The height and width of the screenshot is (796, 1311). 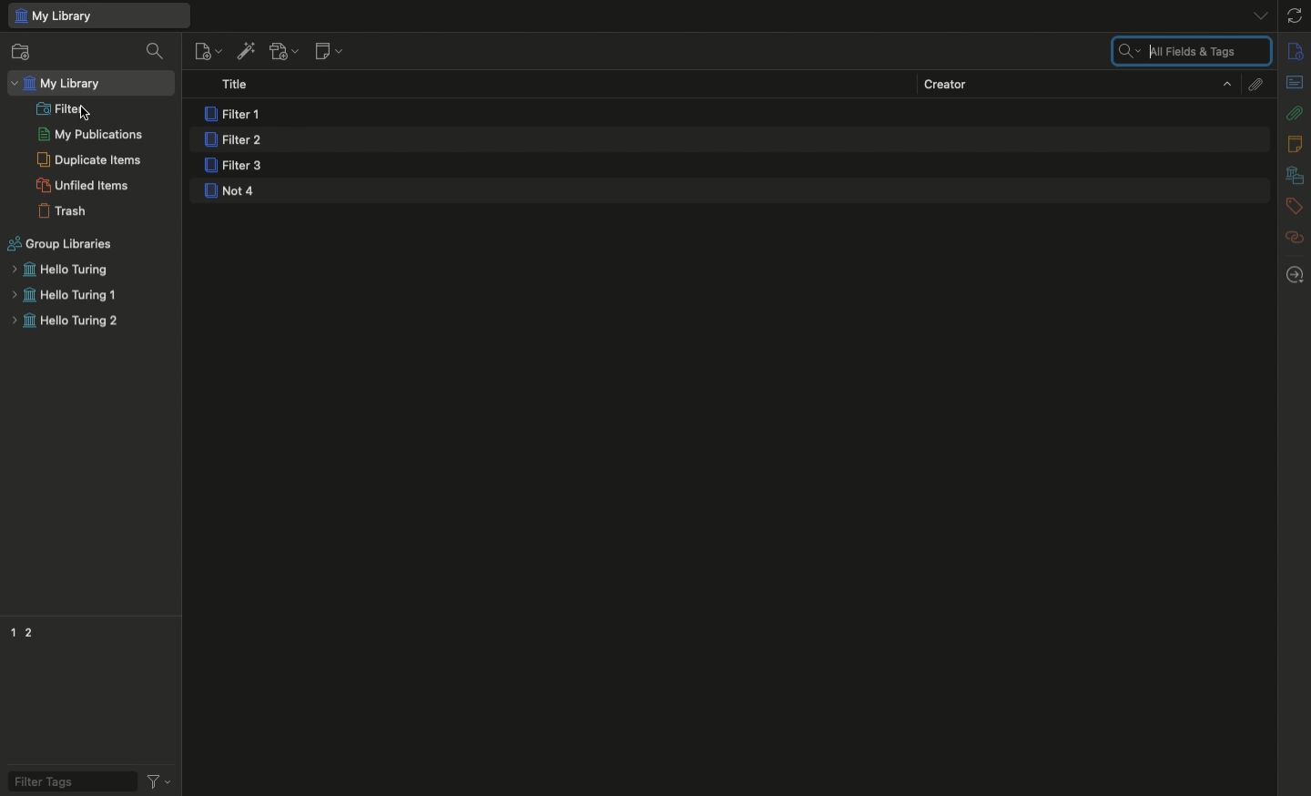 What do you see at coordinates (158, 780) in the screenshot?
I see `Actions` at bounding box center [158, 780].